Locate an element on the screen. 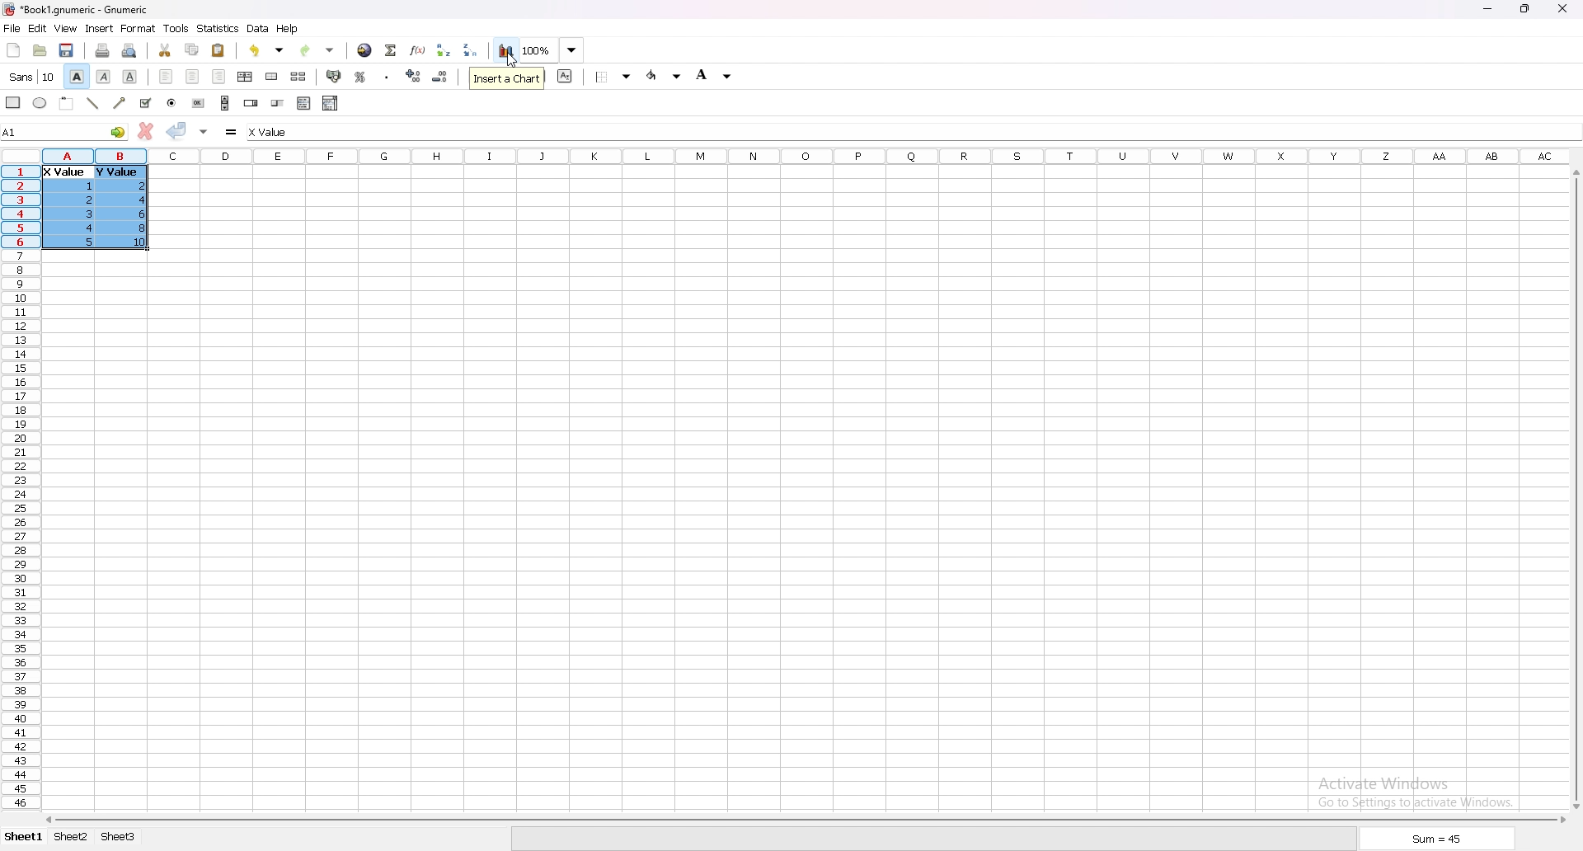  print preview is located at coordinates (130, 50).